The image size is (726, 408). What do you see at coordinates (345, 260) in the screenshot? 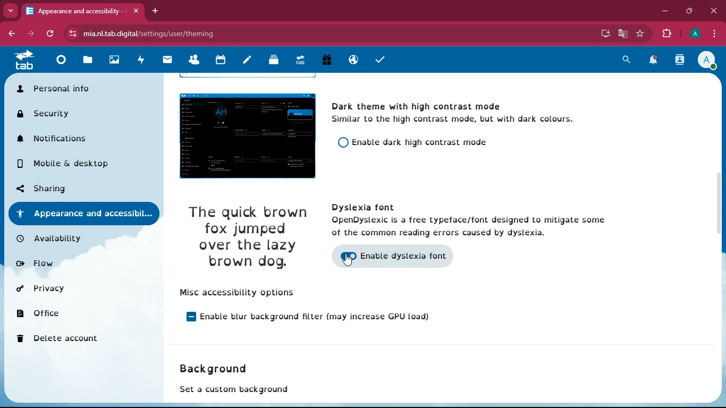
I see `cursor` at bounding box center [345, 260].